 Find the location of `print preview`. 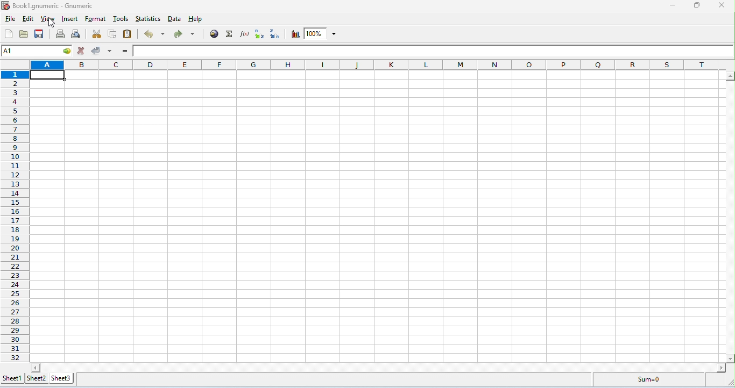

print preview is located at coordinates (77, 34).